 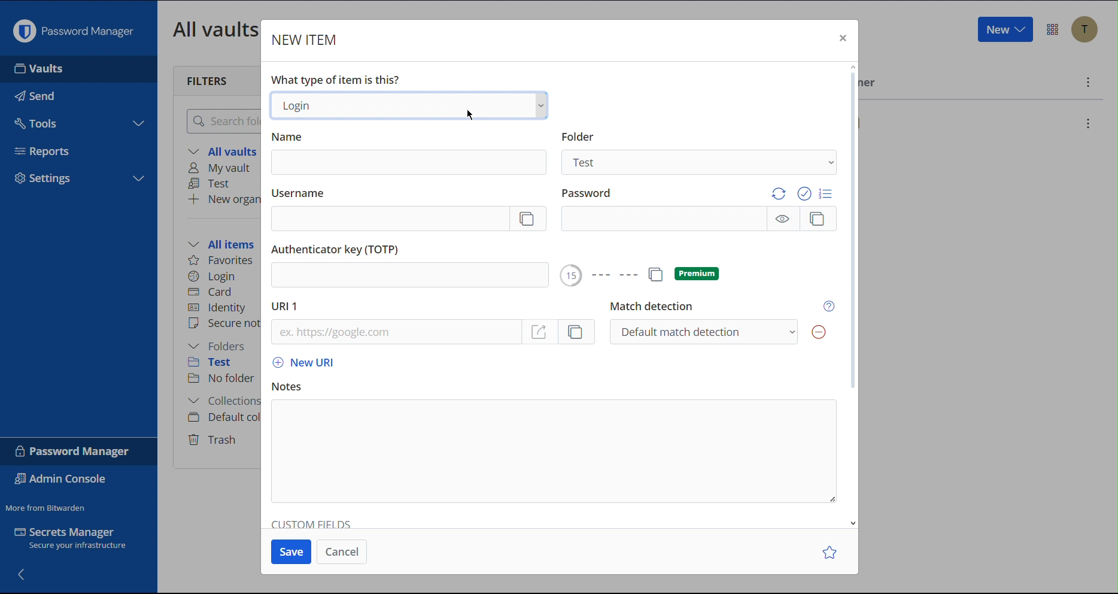 What do you see at coordinates (831, 306) in the screenshot?
I see `Help` at bounding box center [831, 306].